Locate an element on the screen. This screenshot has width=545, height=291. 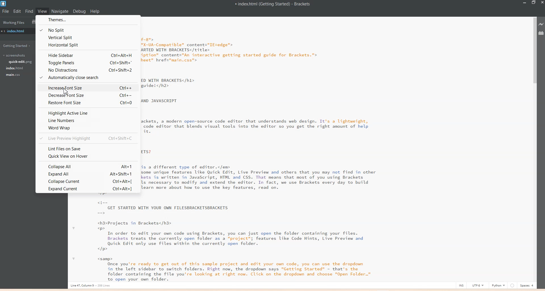
Collapse Current is located at coordinates (88, 181).